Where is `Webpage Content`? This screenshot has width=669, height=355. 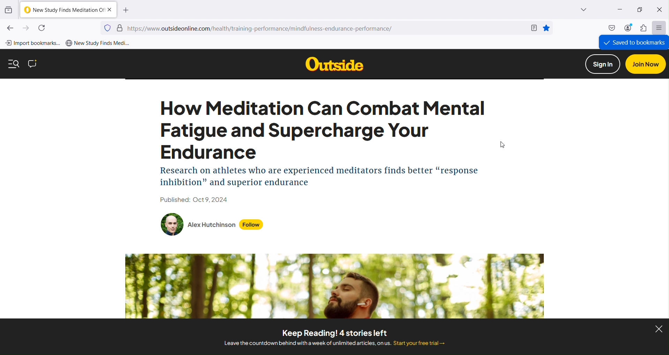
Webpage Content is located at coordinates (323, 152).